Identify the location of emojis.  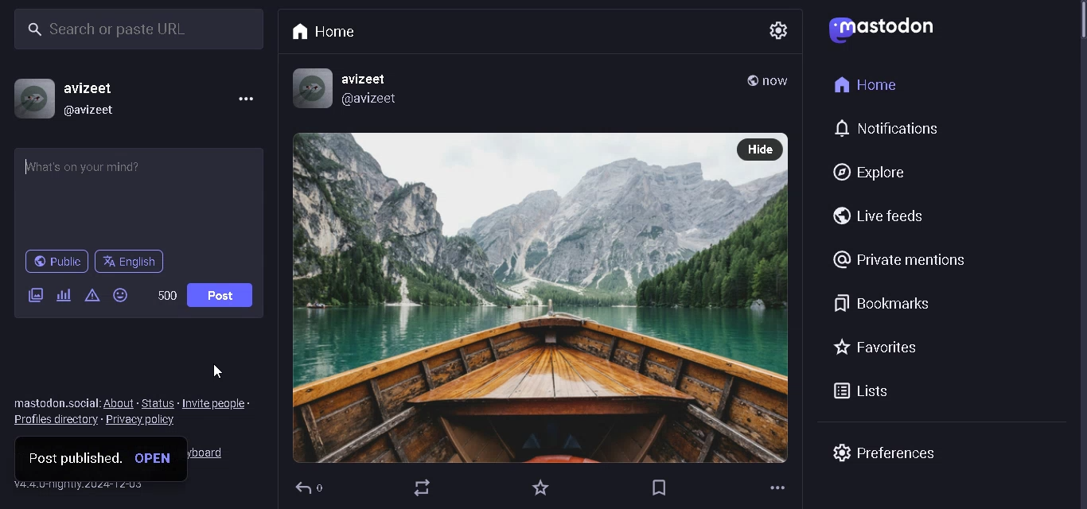
(123, 296).